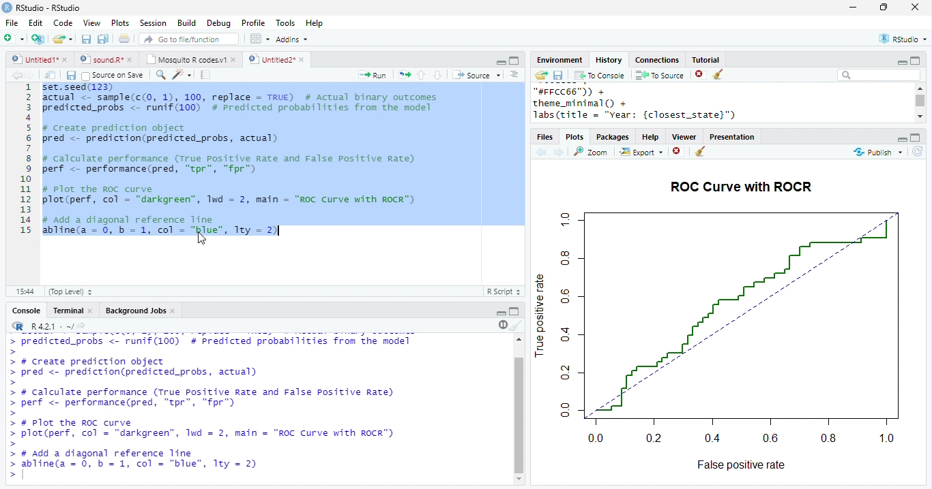  I want to click on minimize, so click(501, 313).